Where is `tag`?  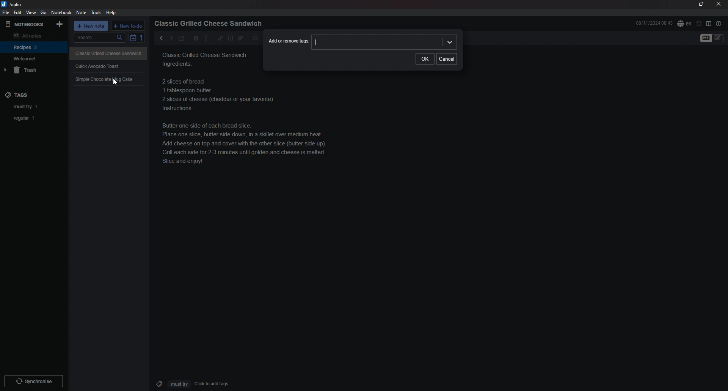 tag is located at coordinates (35, 118).